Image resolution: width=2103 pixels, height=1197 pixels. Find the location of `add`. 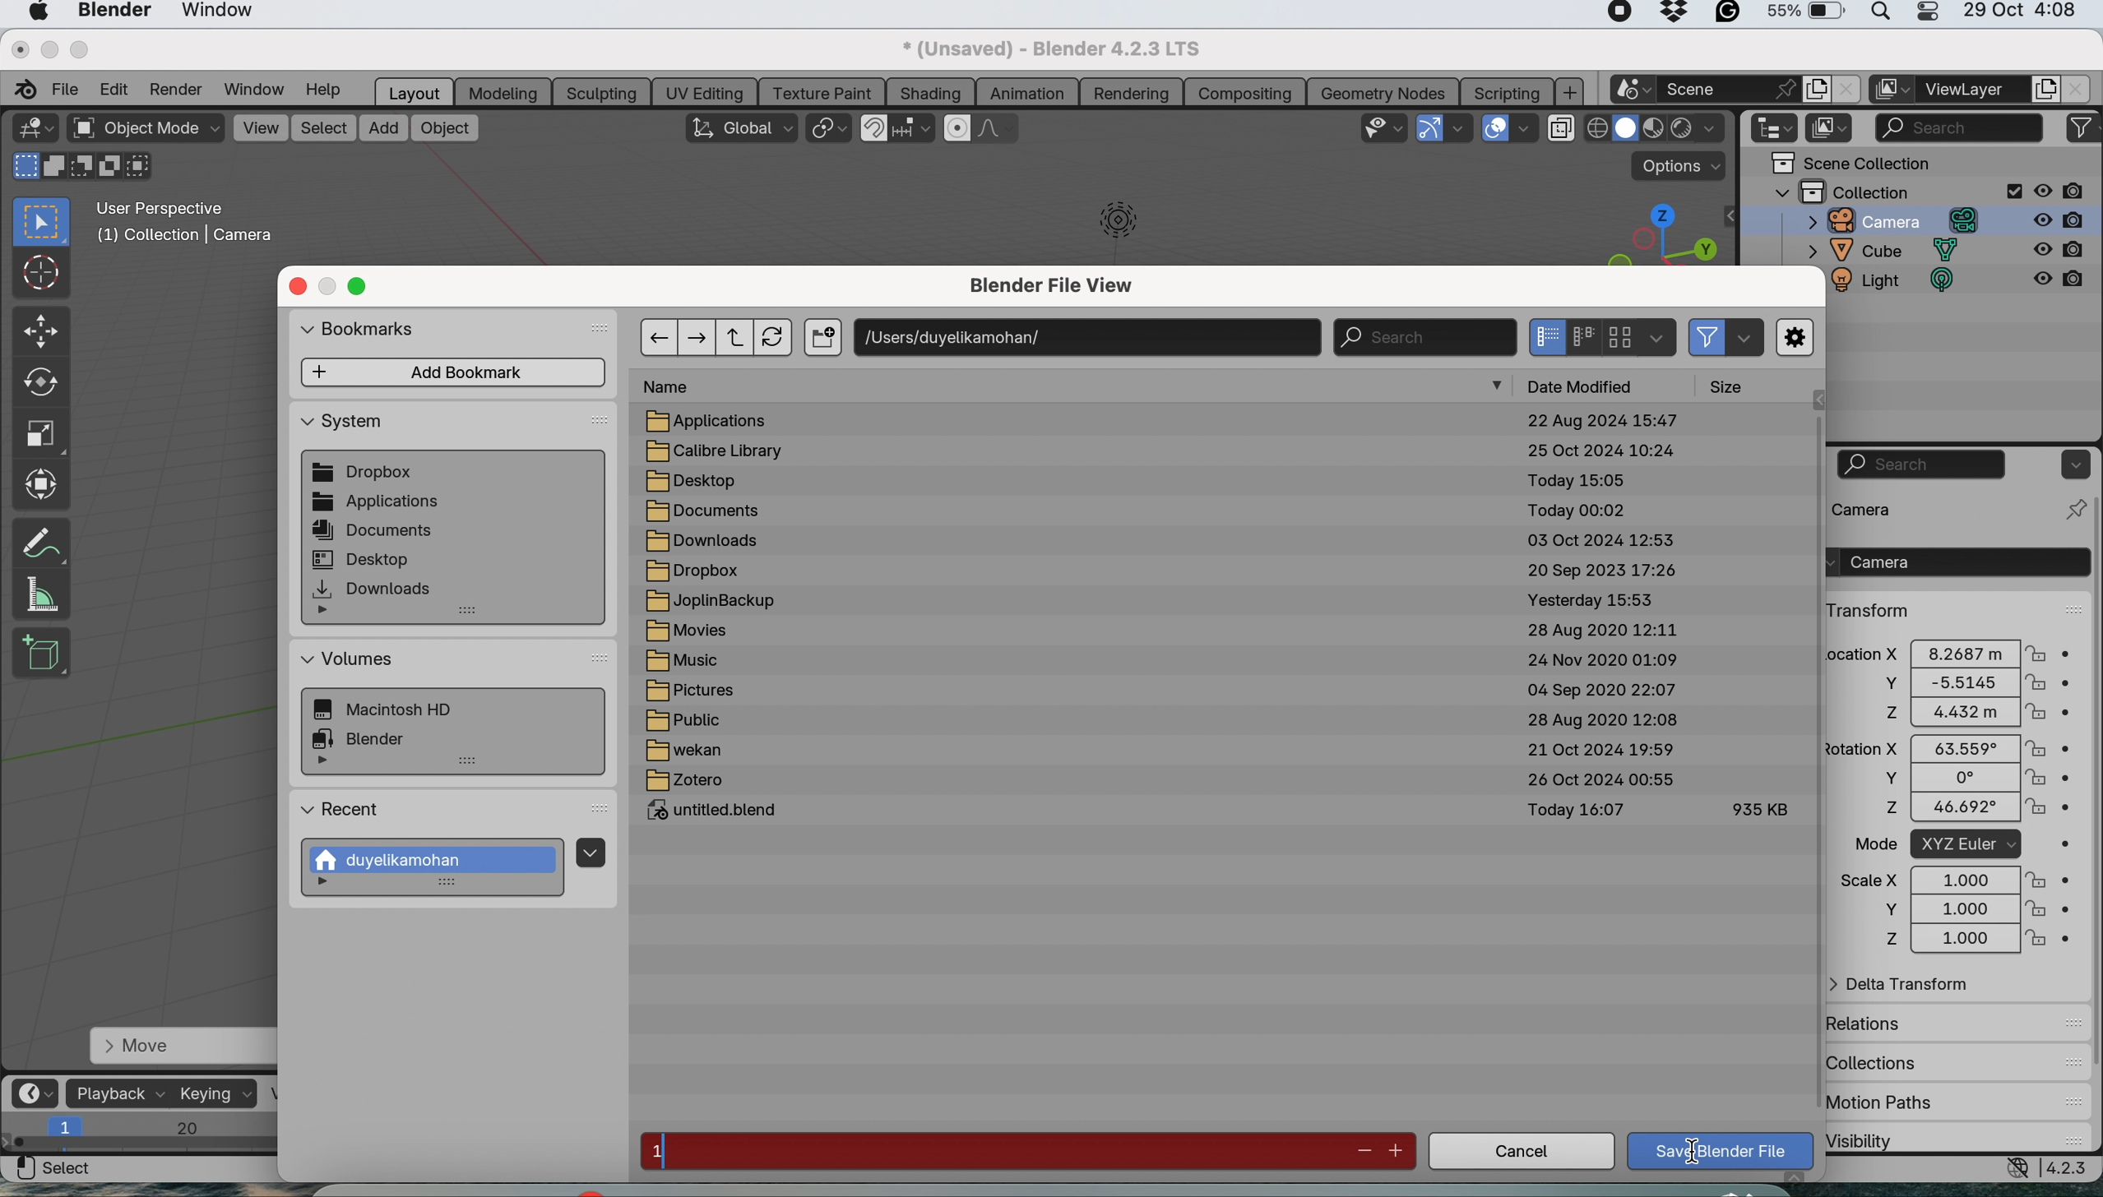

add is located at coordinates (1572, 92).